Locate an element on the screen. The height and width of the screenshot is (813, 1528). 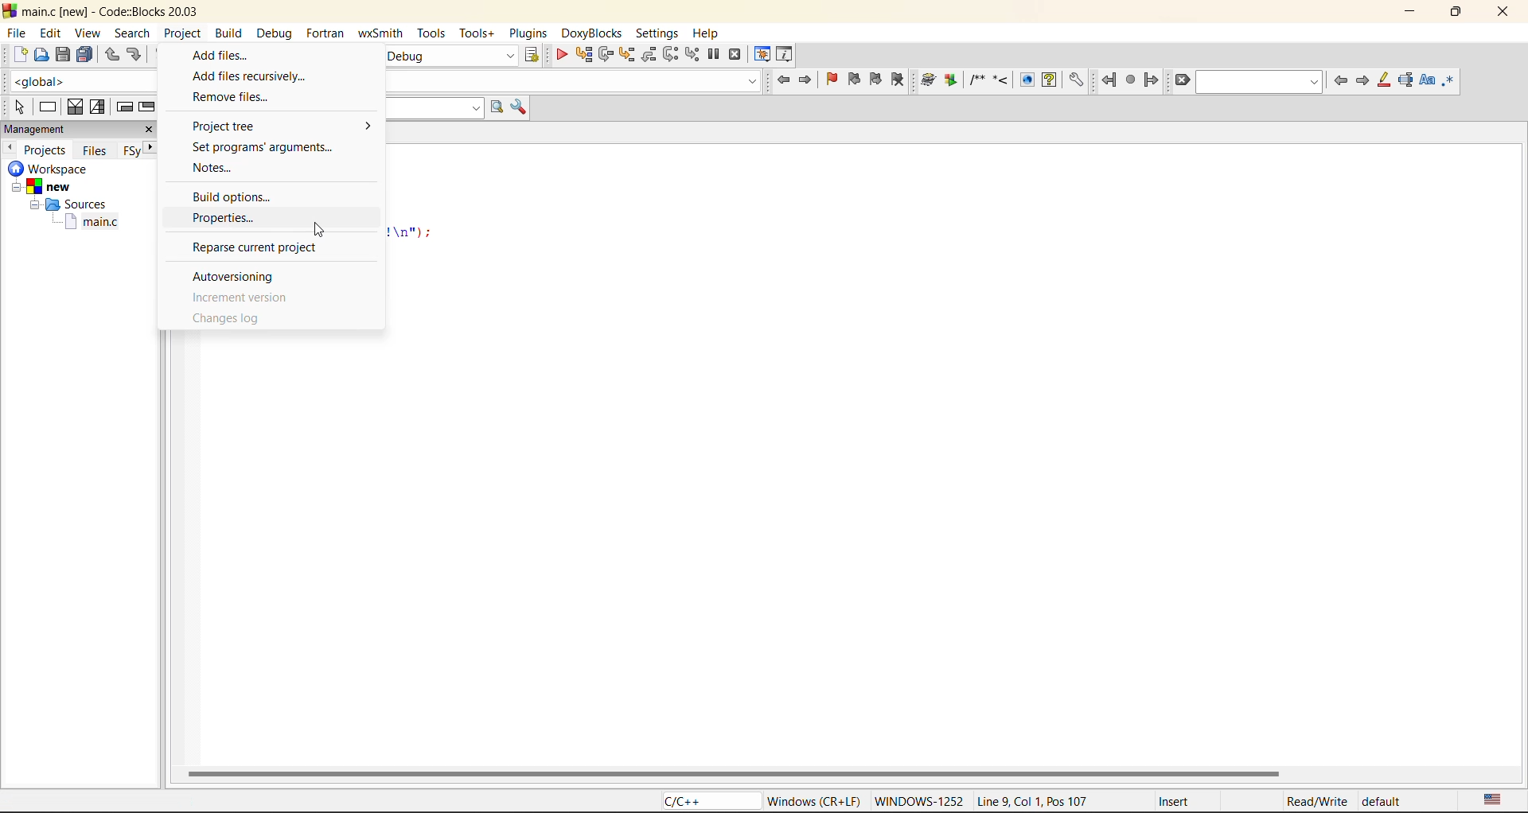
FSy is located at coordinates (131, 151).